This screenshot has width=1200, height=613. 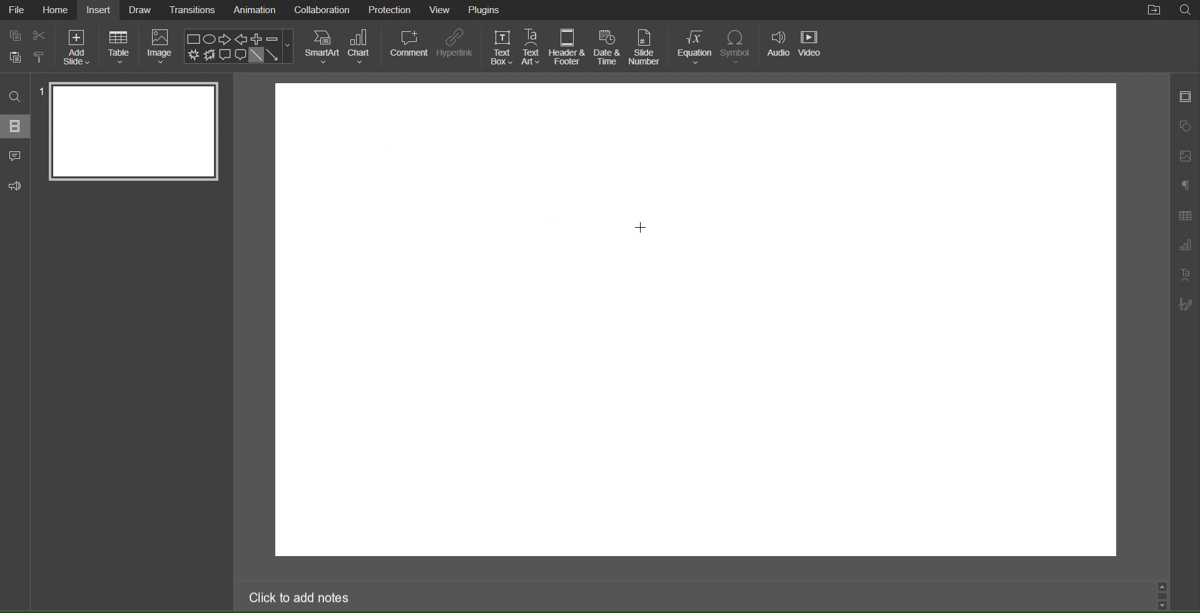 I want to click on Cursor, so click(x=643, y=229).